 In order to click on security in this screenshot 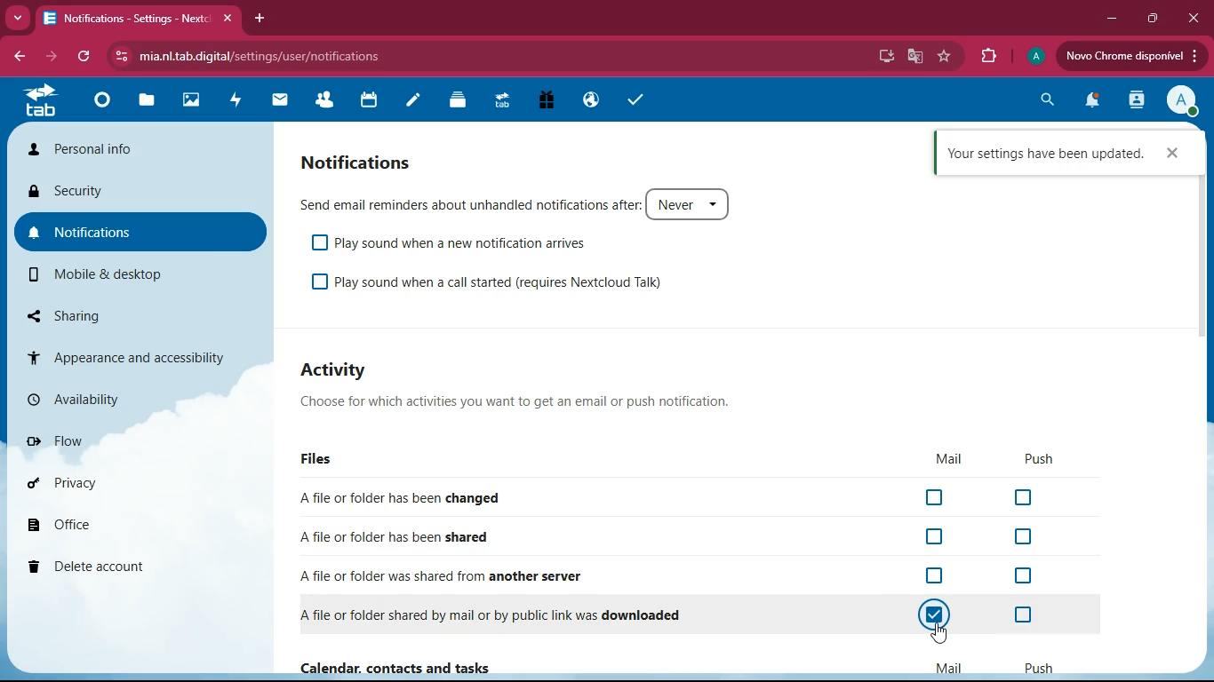, I will do `click(138, 188)`.